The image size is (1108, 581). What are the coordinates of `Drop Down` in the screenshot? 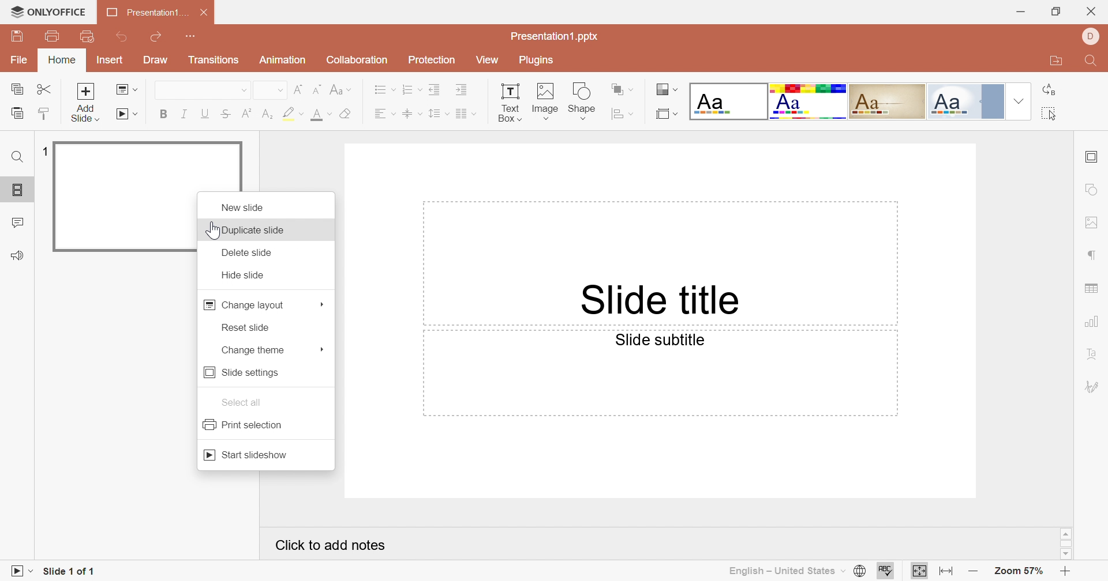 It's located at (330, 114).